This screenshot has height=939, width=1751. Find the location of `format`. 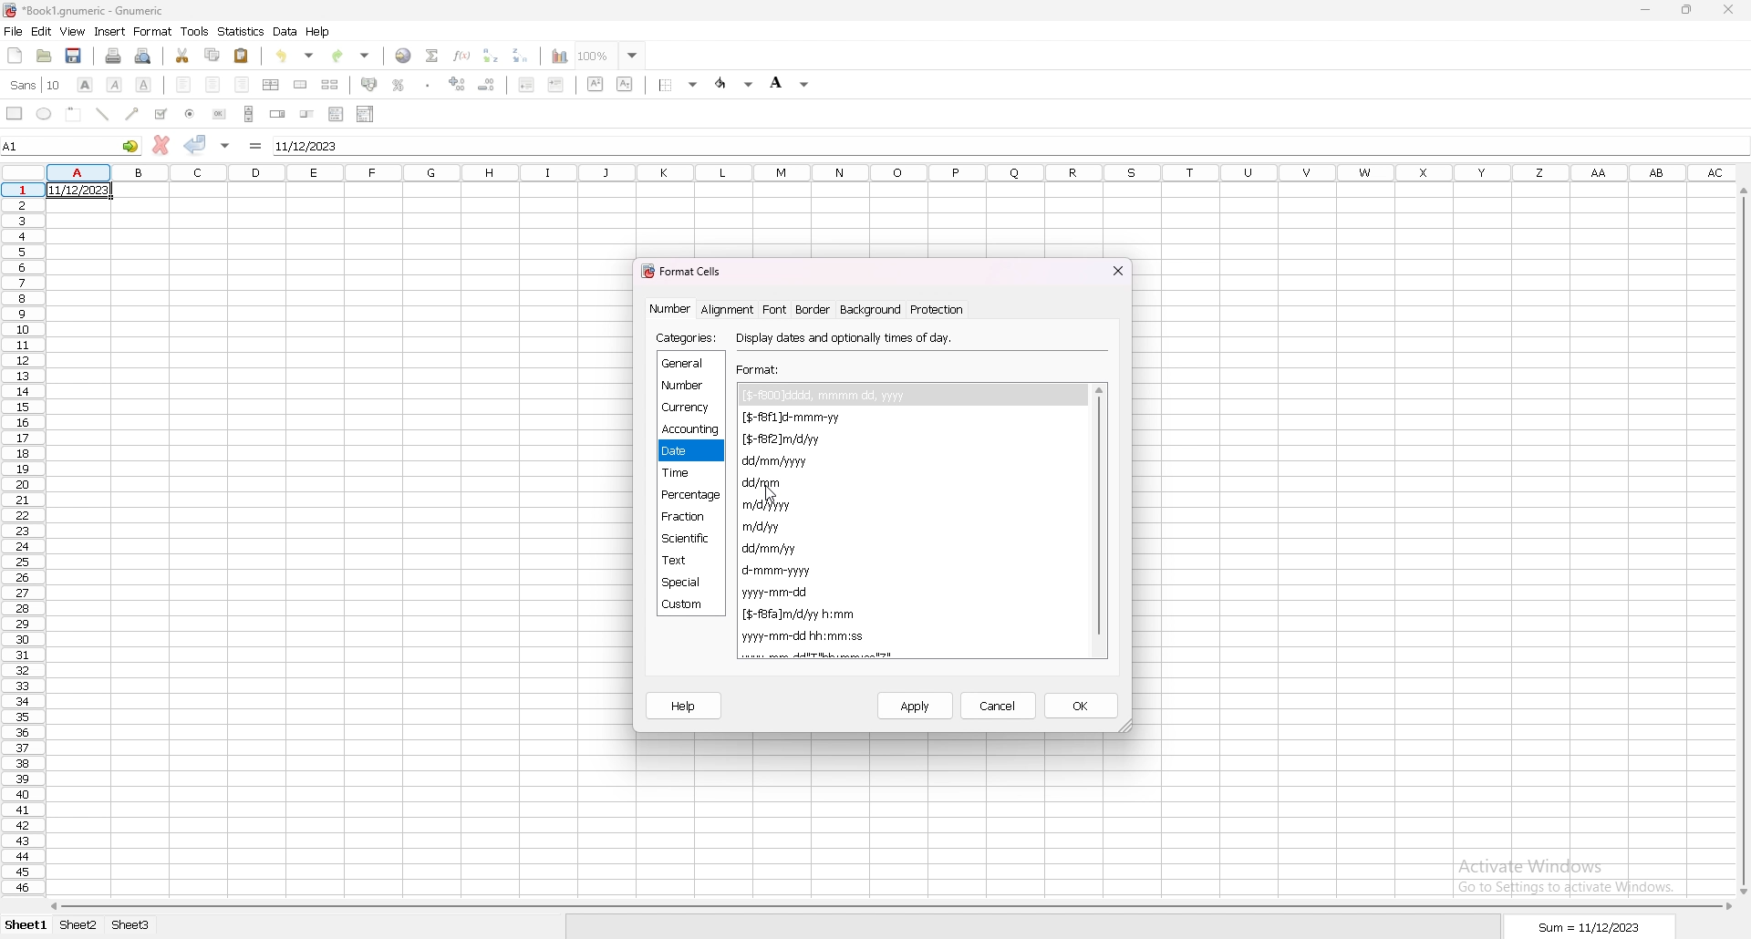

format is located at coordinates (761, 369).